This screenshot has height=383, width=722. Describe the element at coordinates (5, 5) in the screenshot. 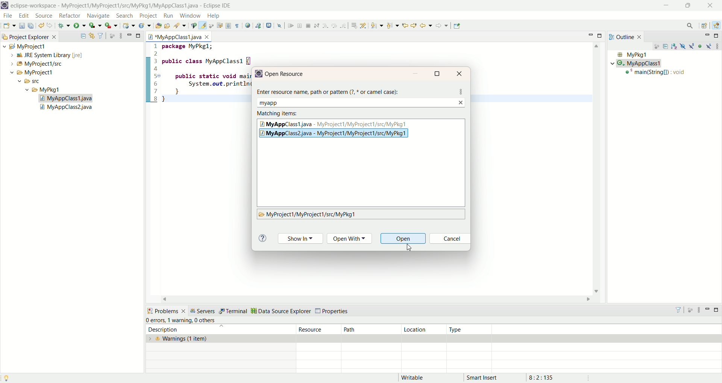

I see `eclipse logo` at that location.